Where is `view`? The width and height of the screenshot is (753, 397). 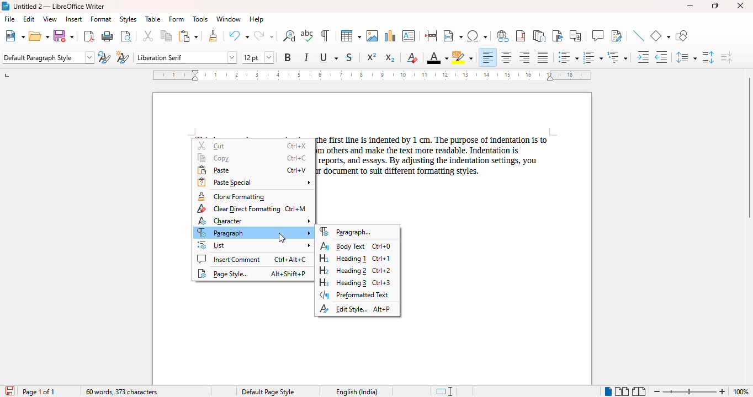 view is located at coordinates (50, 19).